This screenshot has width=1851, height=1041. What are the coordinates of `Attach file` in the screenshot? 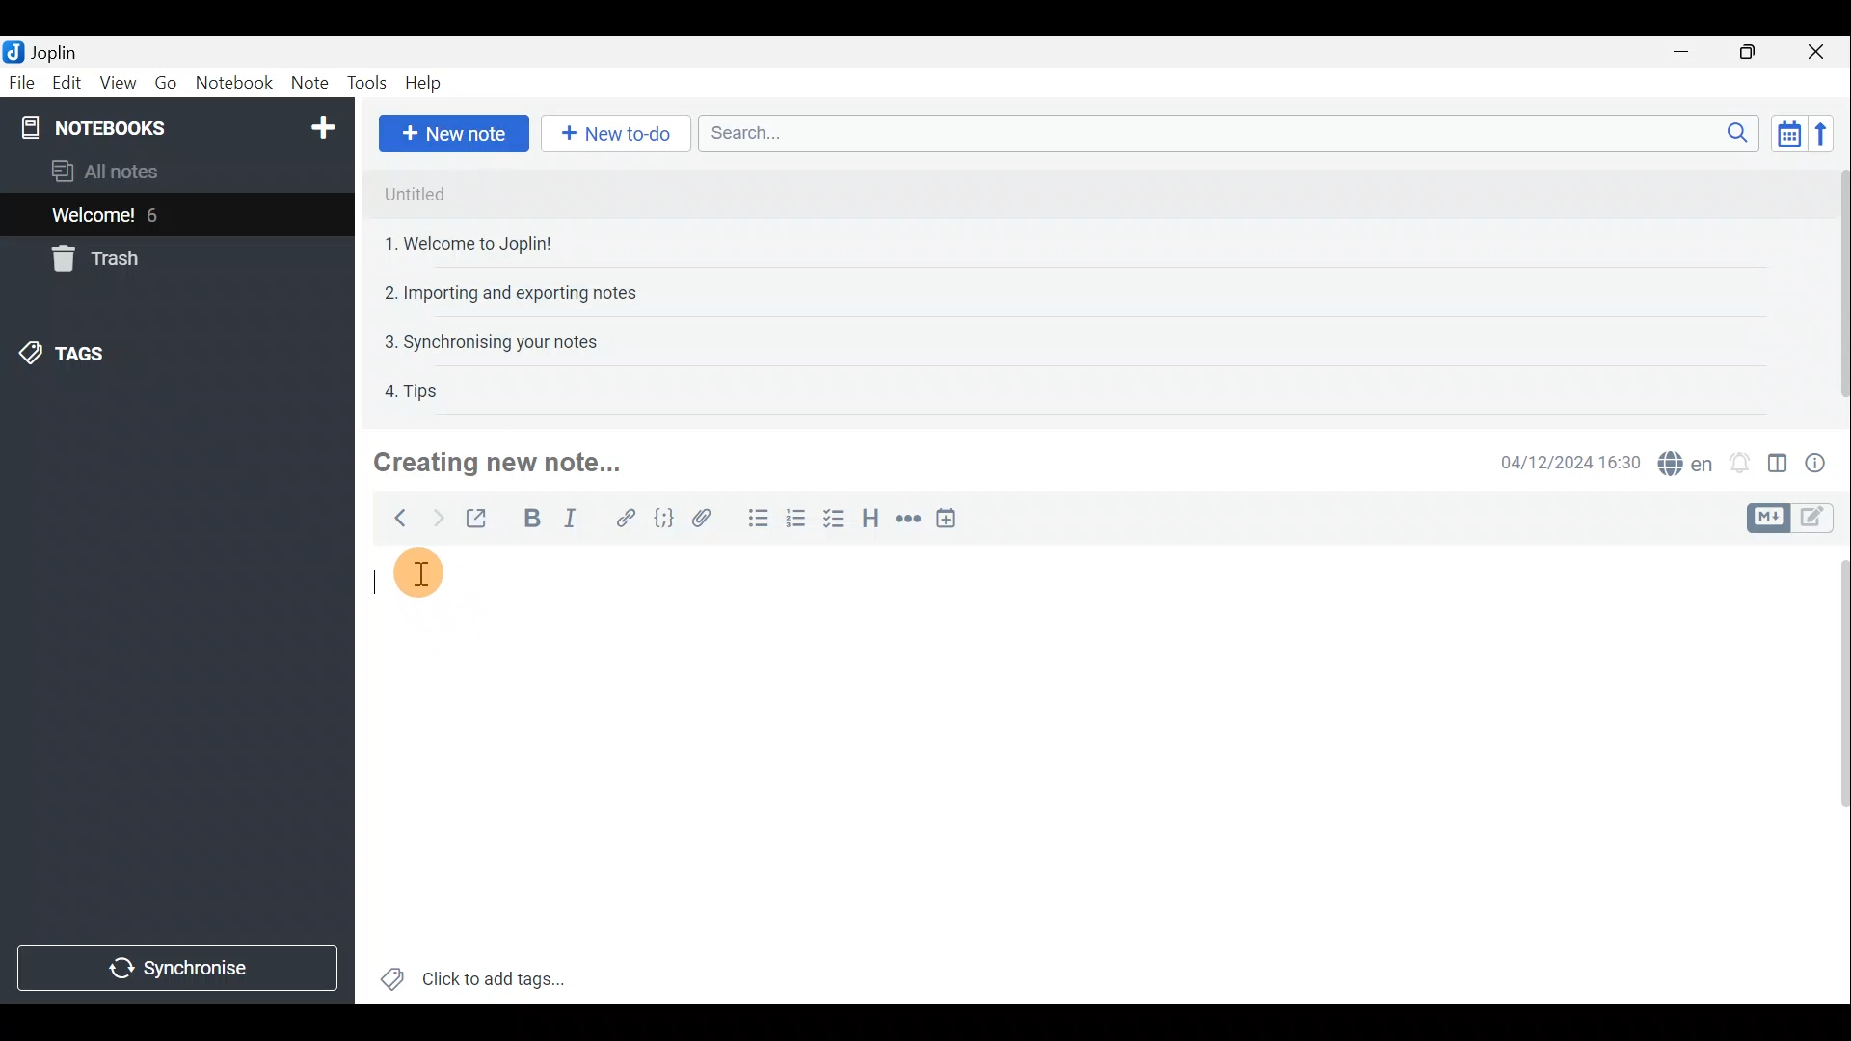 It's located at (711, 519).